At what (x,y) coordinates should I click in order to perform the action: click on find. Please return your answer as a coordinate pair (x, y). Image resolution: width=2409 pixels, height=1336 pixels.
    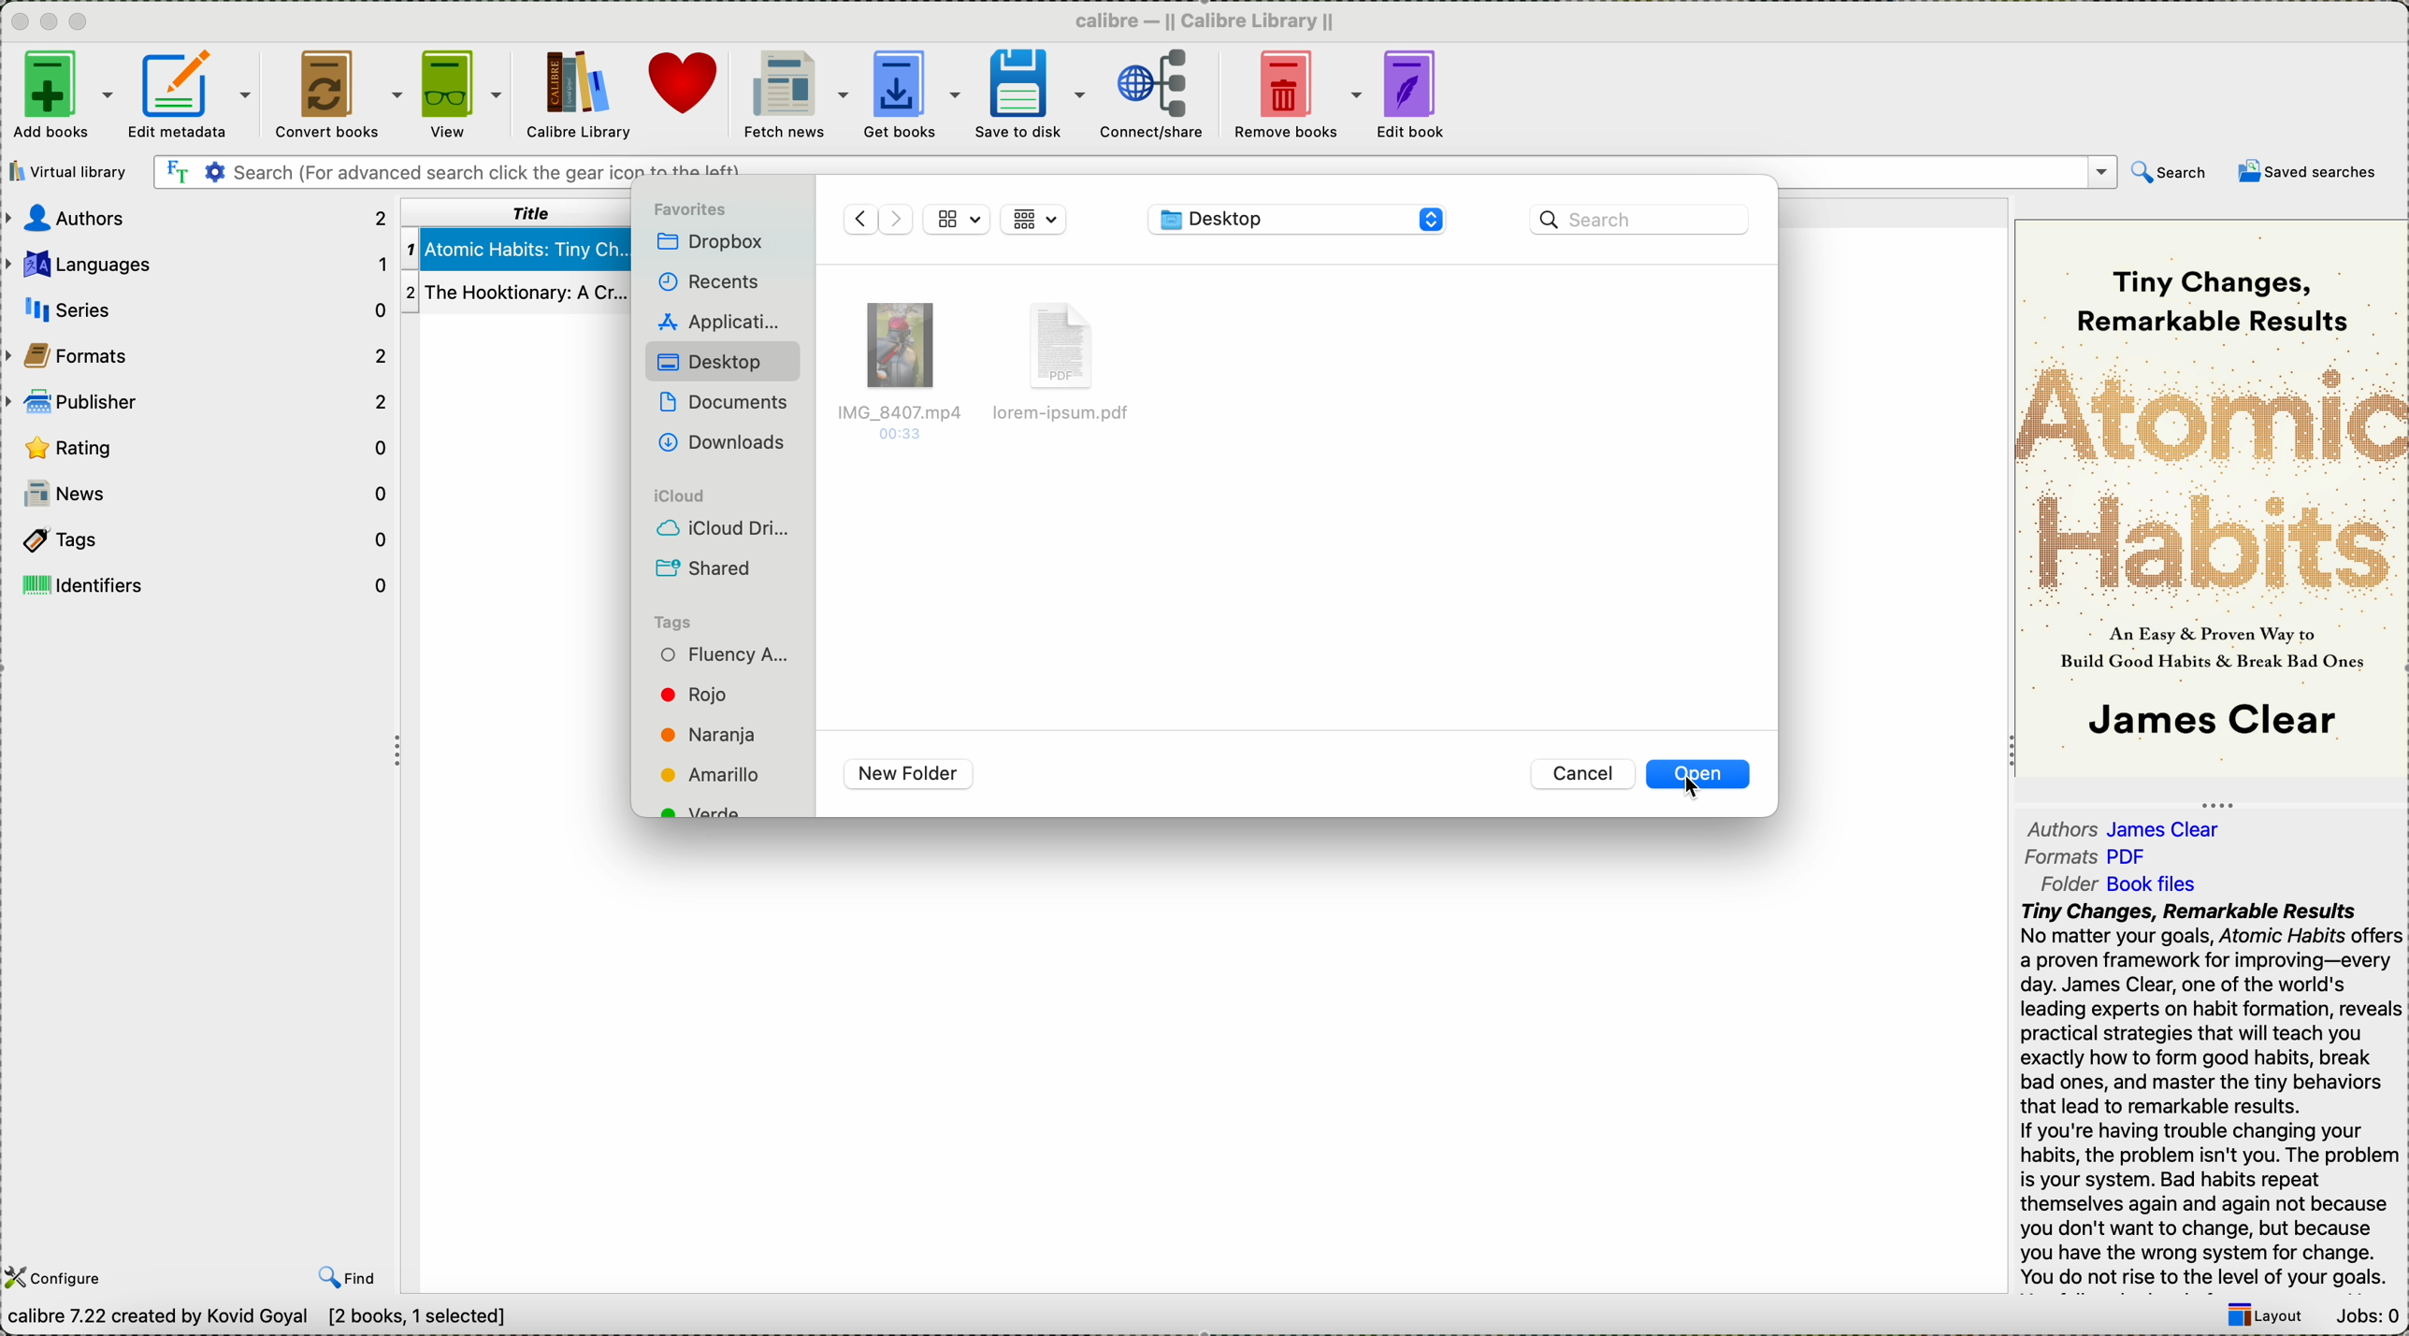
    Looking at the image, I should click on (346, 1279).